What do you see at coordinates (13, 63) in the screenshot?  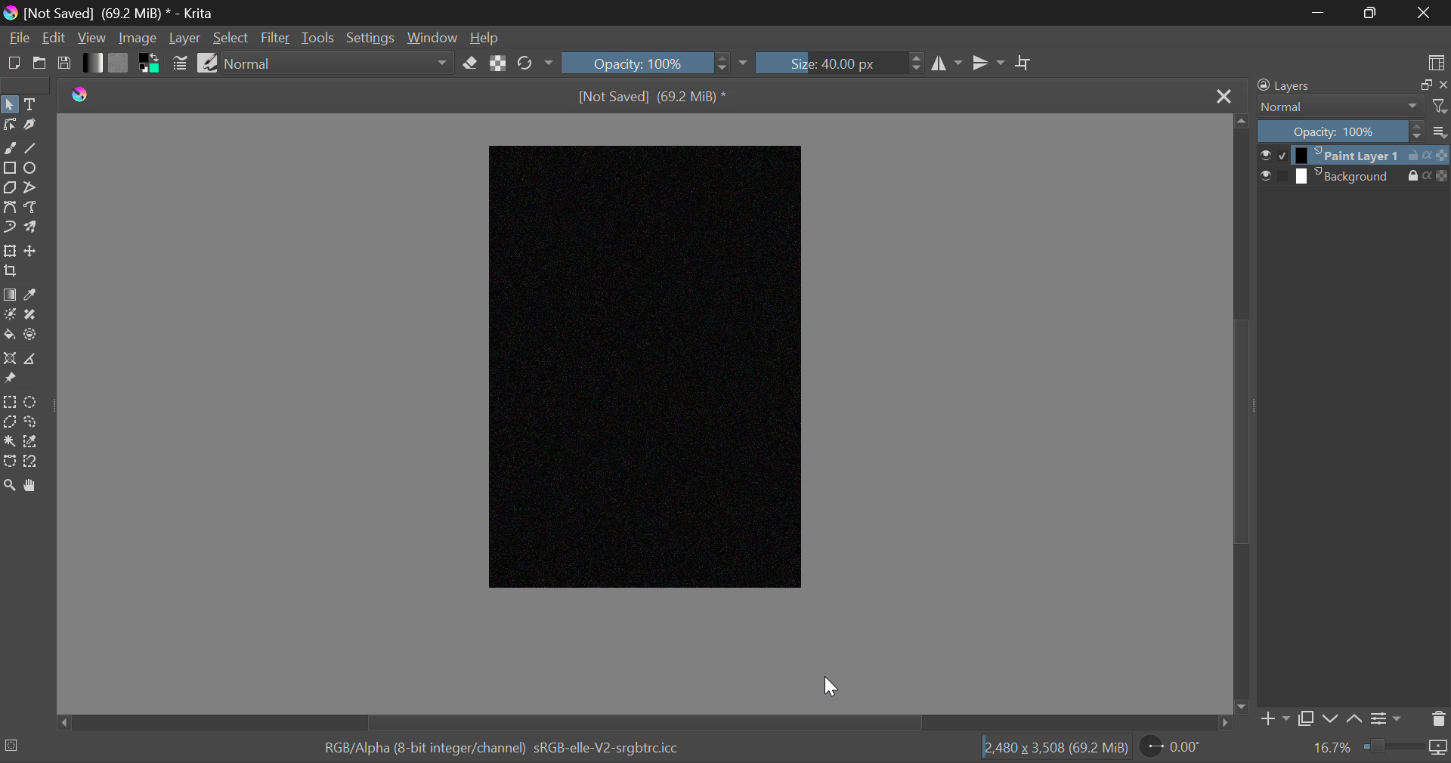 I see `New` at bounding box center [13, 63].